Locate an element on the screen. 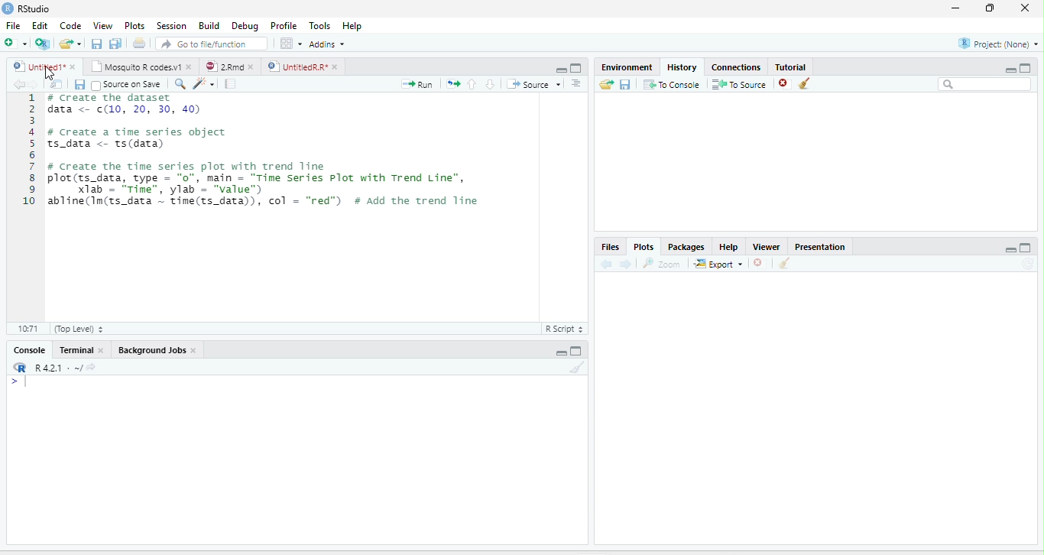  To Console is located at coordinates (671, 84).